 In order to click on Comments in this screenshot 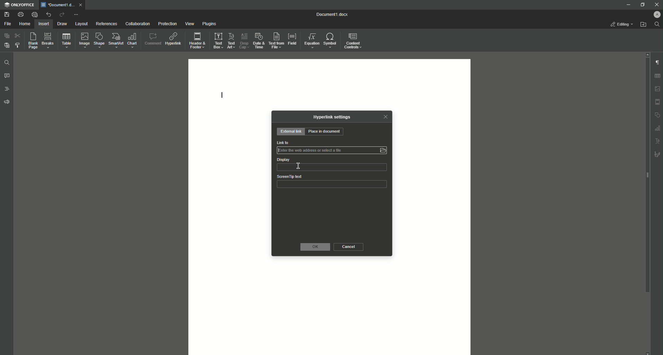, I will do `click(7, 76)`.